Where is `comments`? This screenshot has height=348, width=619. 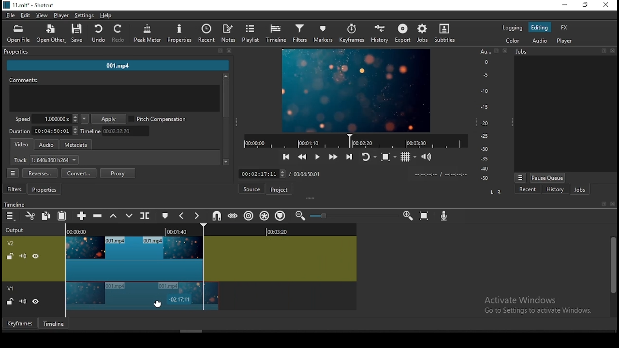
comments is located at coordinates (115, 96).